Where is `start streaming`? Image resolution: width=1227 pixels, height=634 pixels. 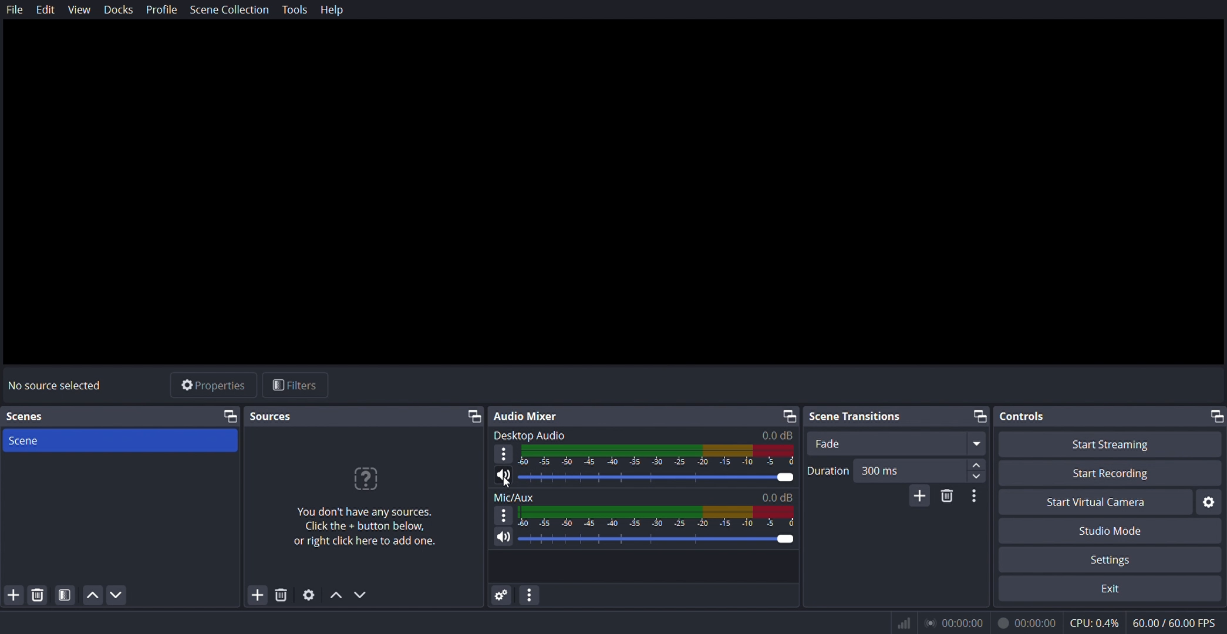
start streaming is located at coordinates (1114, 445).